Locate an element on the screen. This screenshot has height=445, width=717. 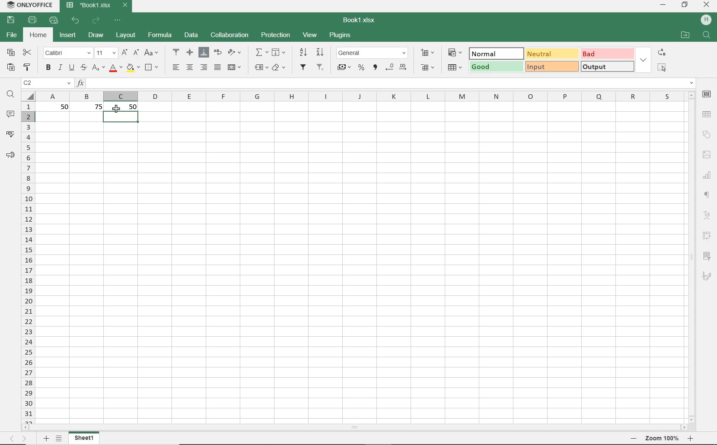
fill is located at coordinates (279, 53).